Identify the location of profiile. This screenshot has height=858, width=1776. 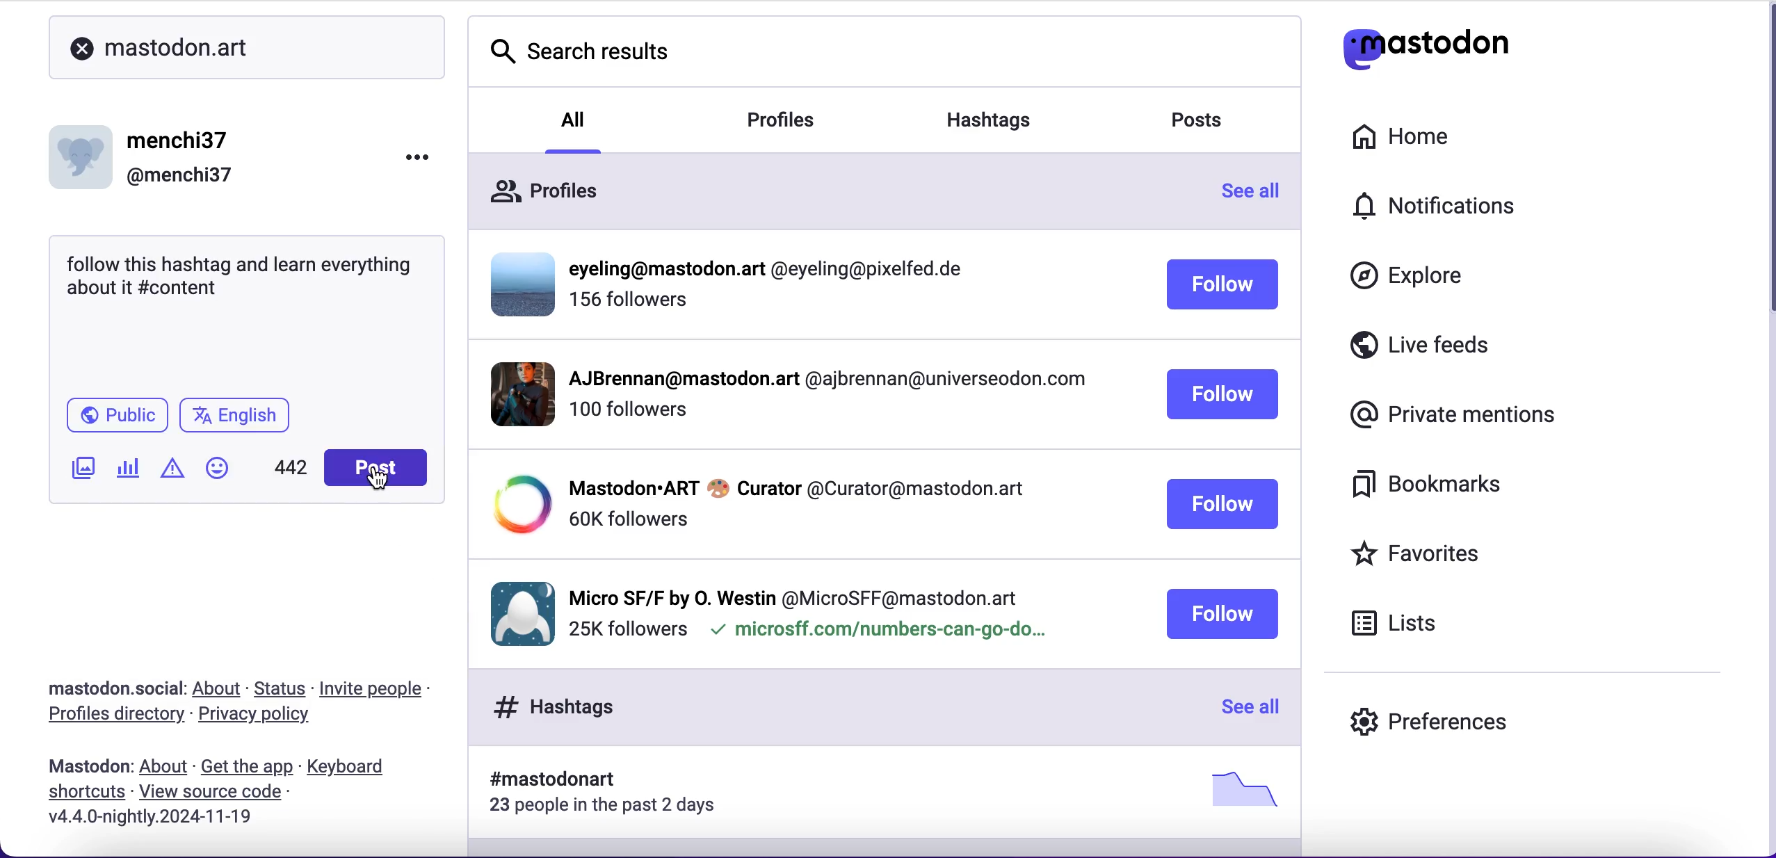
(774, 270).